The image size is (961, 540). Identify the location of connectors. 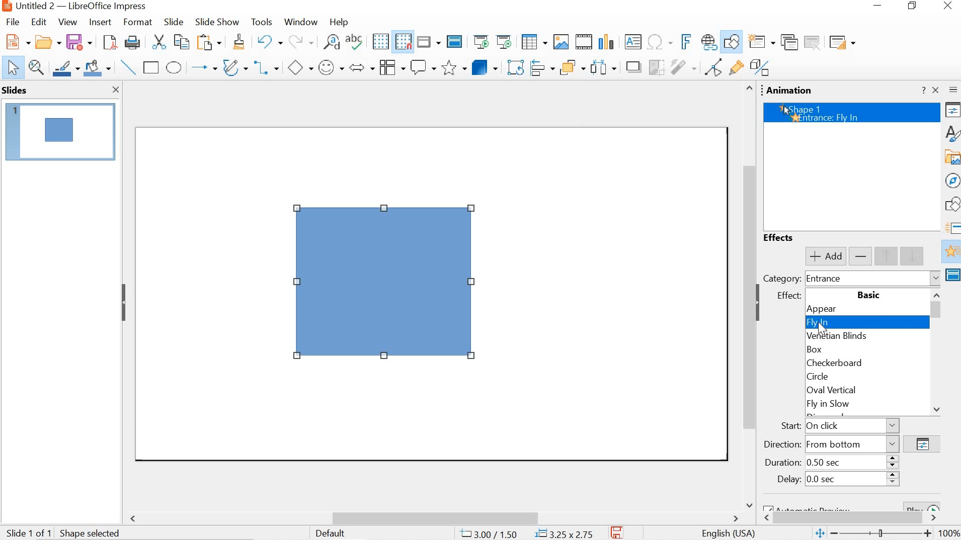
(266, 65).